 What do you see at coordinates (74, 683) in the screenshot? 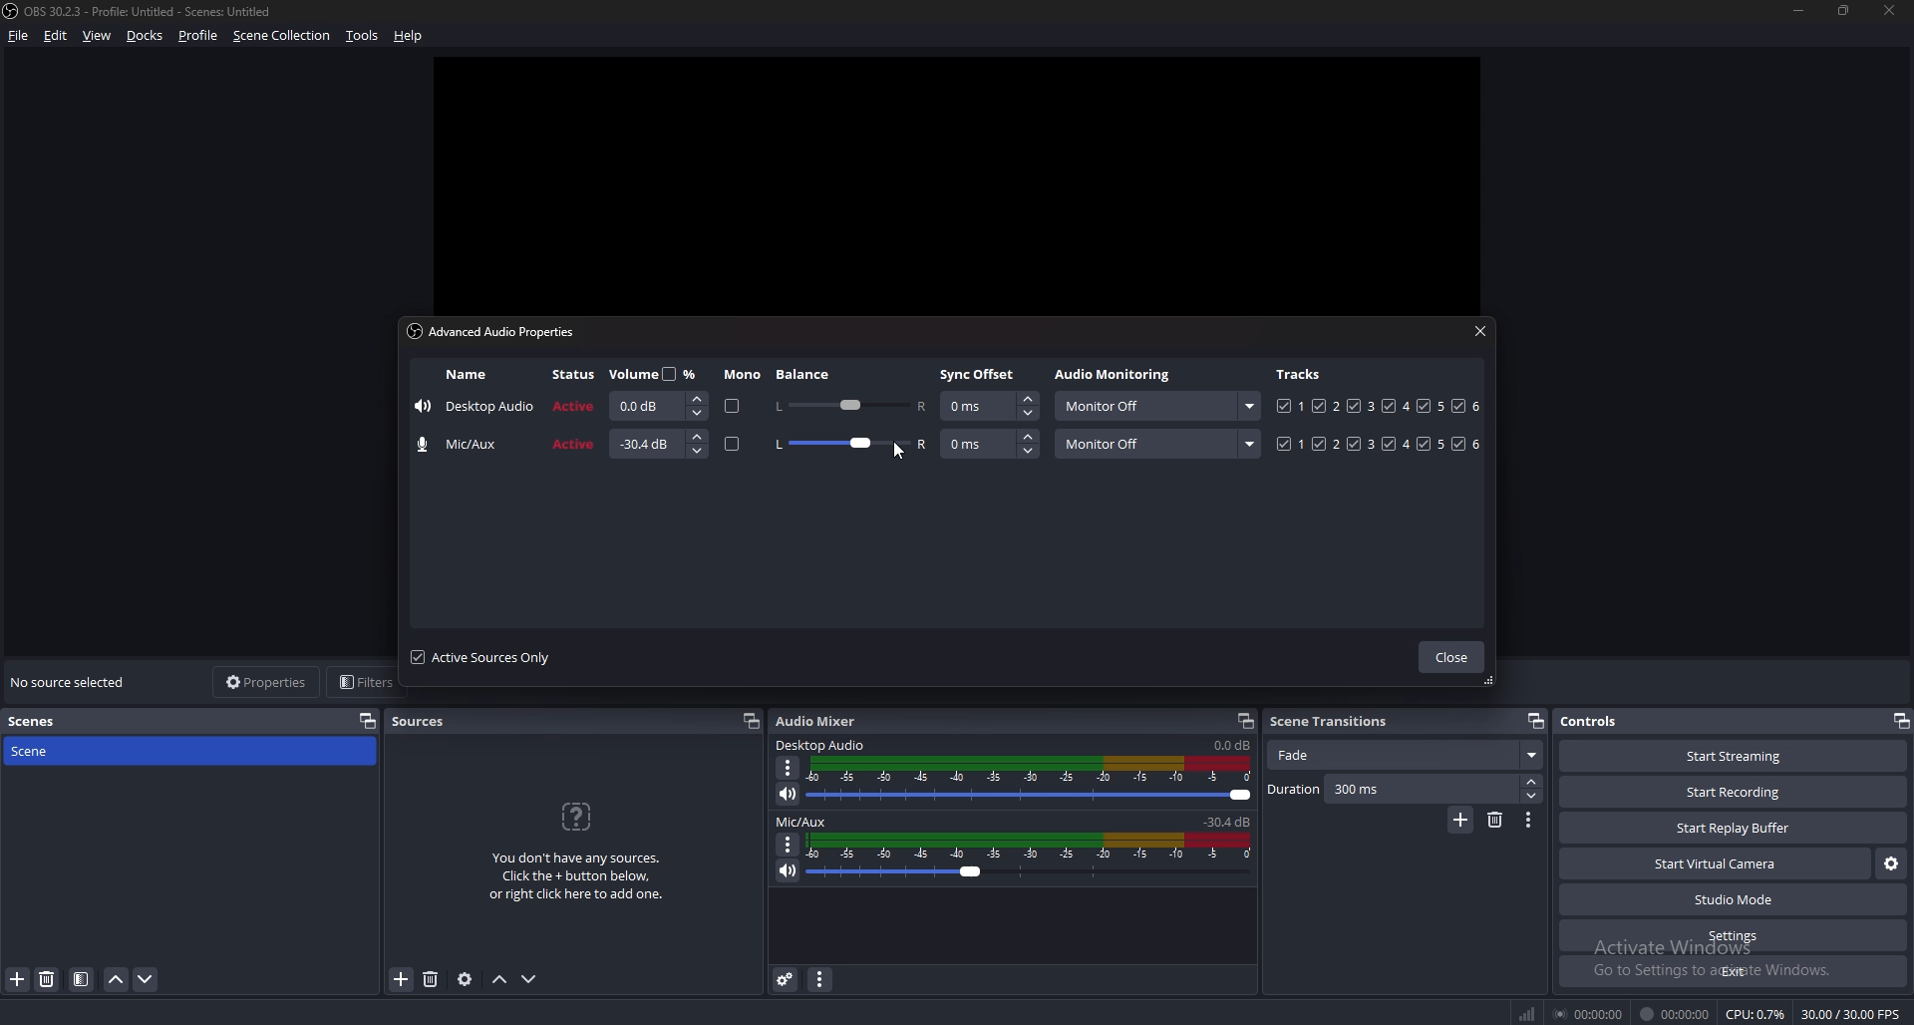
I see `no source selected` at bounding box center [74, 683].